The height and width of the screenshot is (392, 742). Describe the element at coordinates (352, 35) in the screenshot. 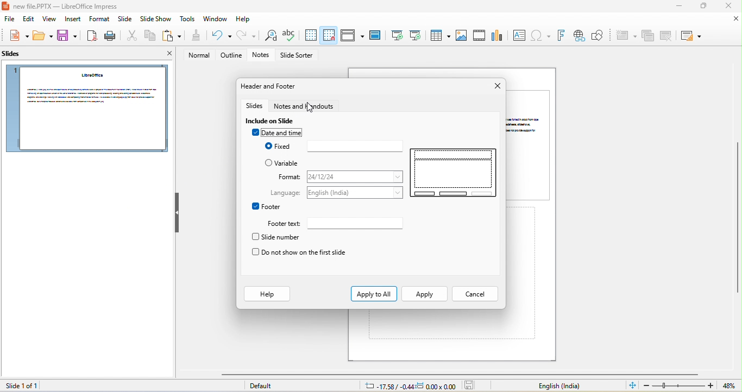

I see `display view` at that location.